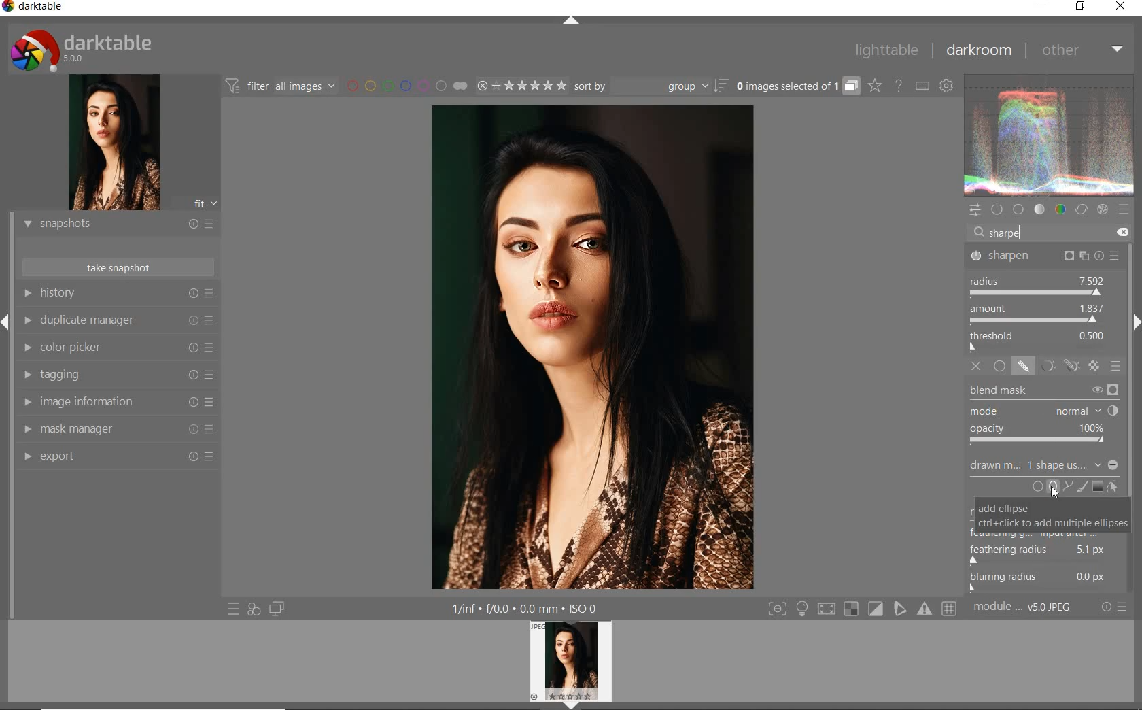 This screenshot has width=1142, height=710. I want to click on ADD ELLIPSE, so click(1044, 519).